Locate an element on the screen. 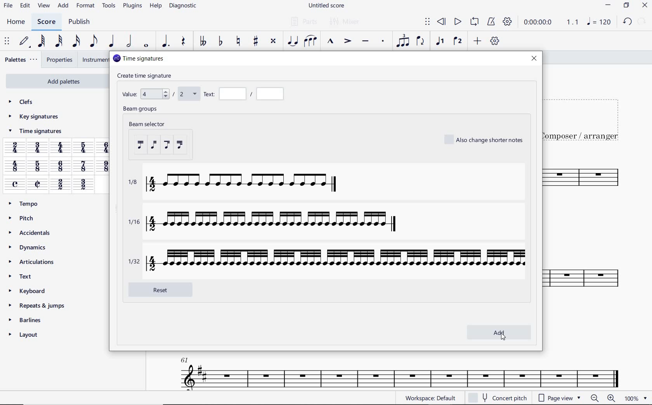  cursor is located at coordinates (503, 338).